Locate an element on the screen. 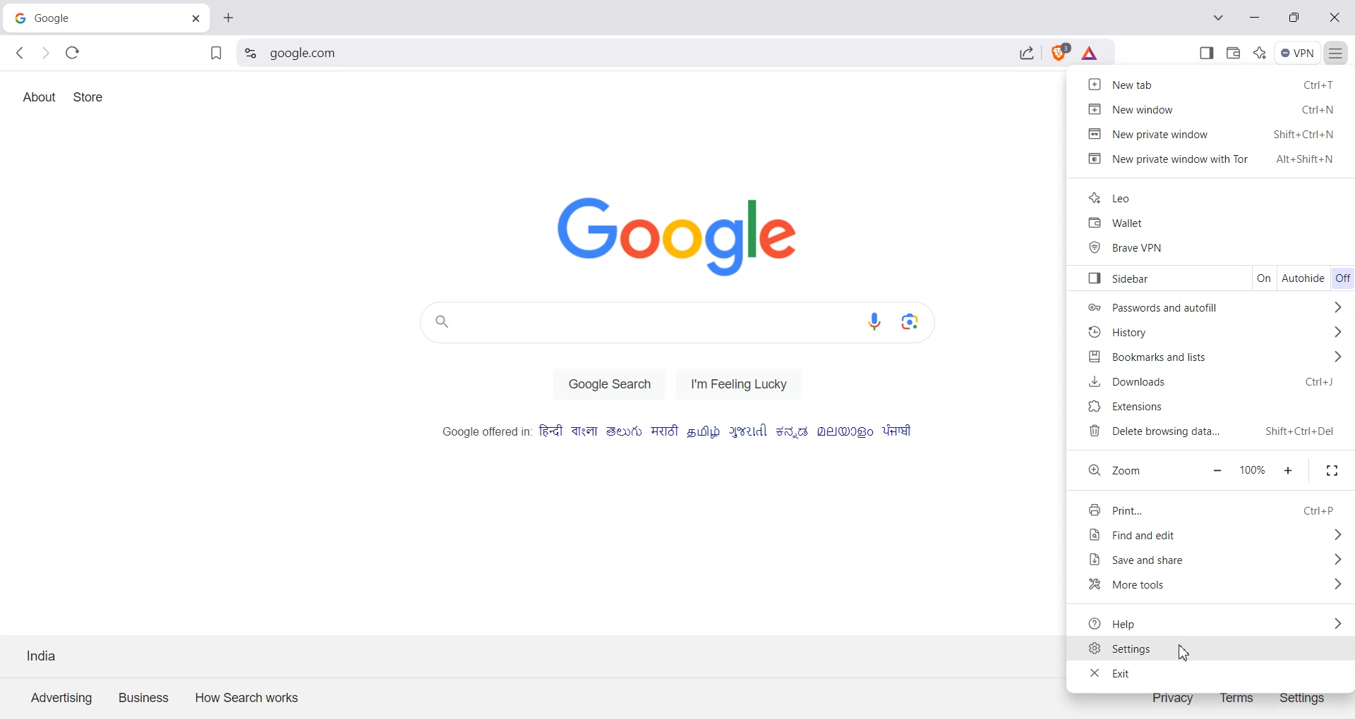 This screenshot has width=1355, height=719. Search is located at coordinates (639, 55).